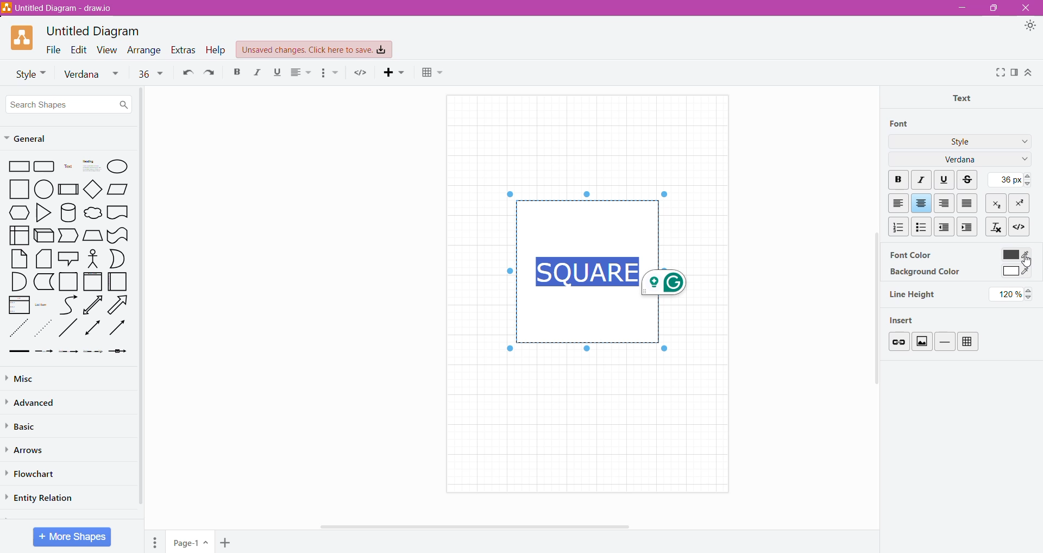 The width and height of the screenshot is (1043, 553). Describe the element at coordinates (53, 49) in the screenshot. I see `File` at that location.